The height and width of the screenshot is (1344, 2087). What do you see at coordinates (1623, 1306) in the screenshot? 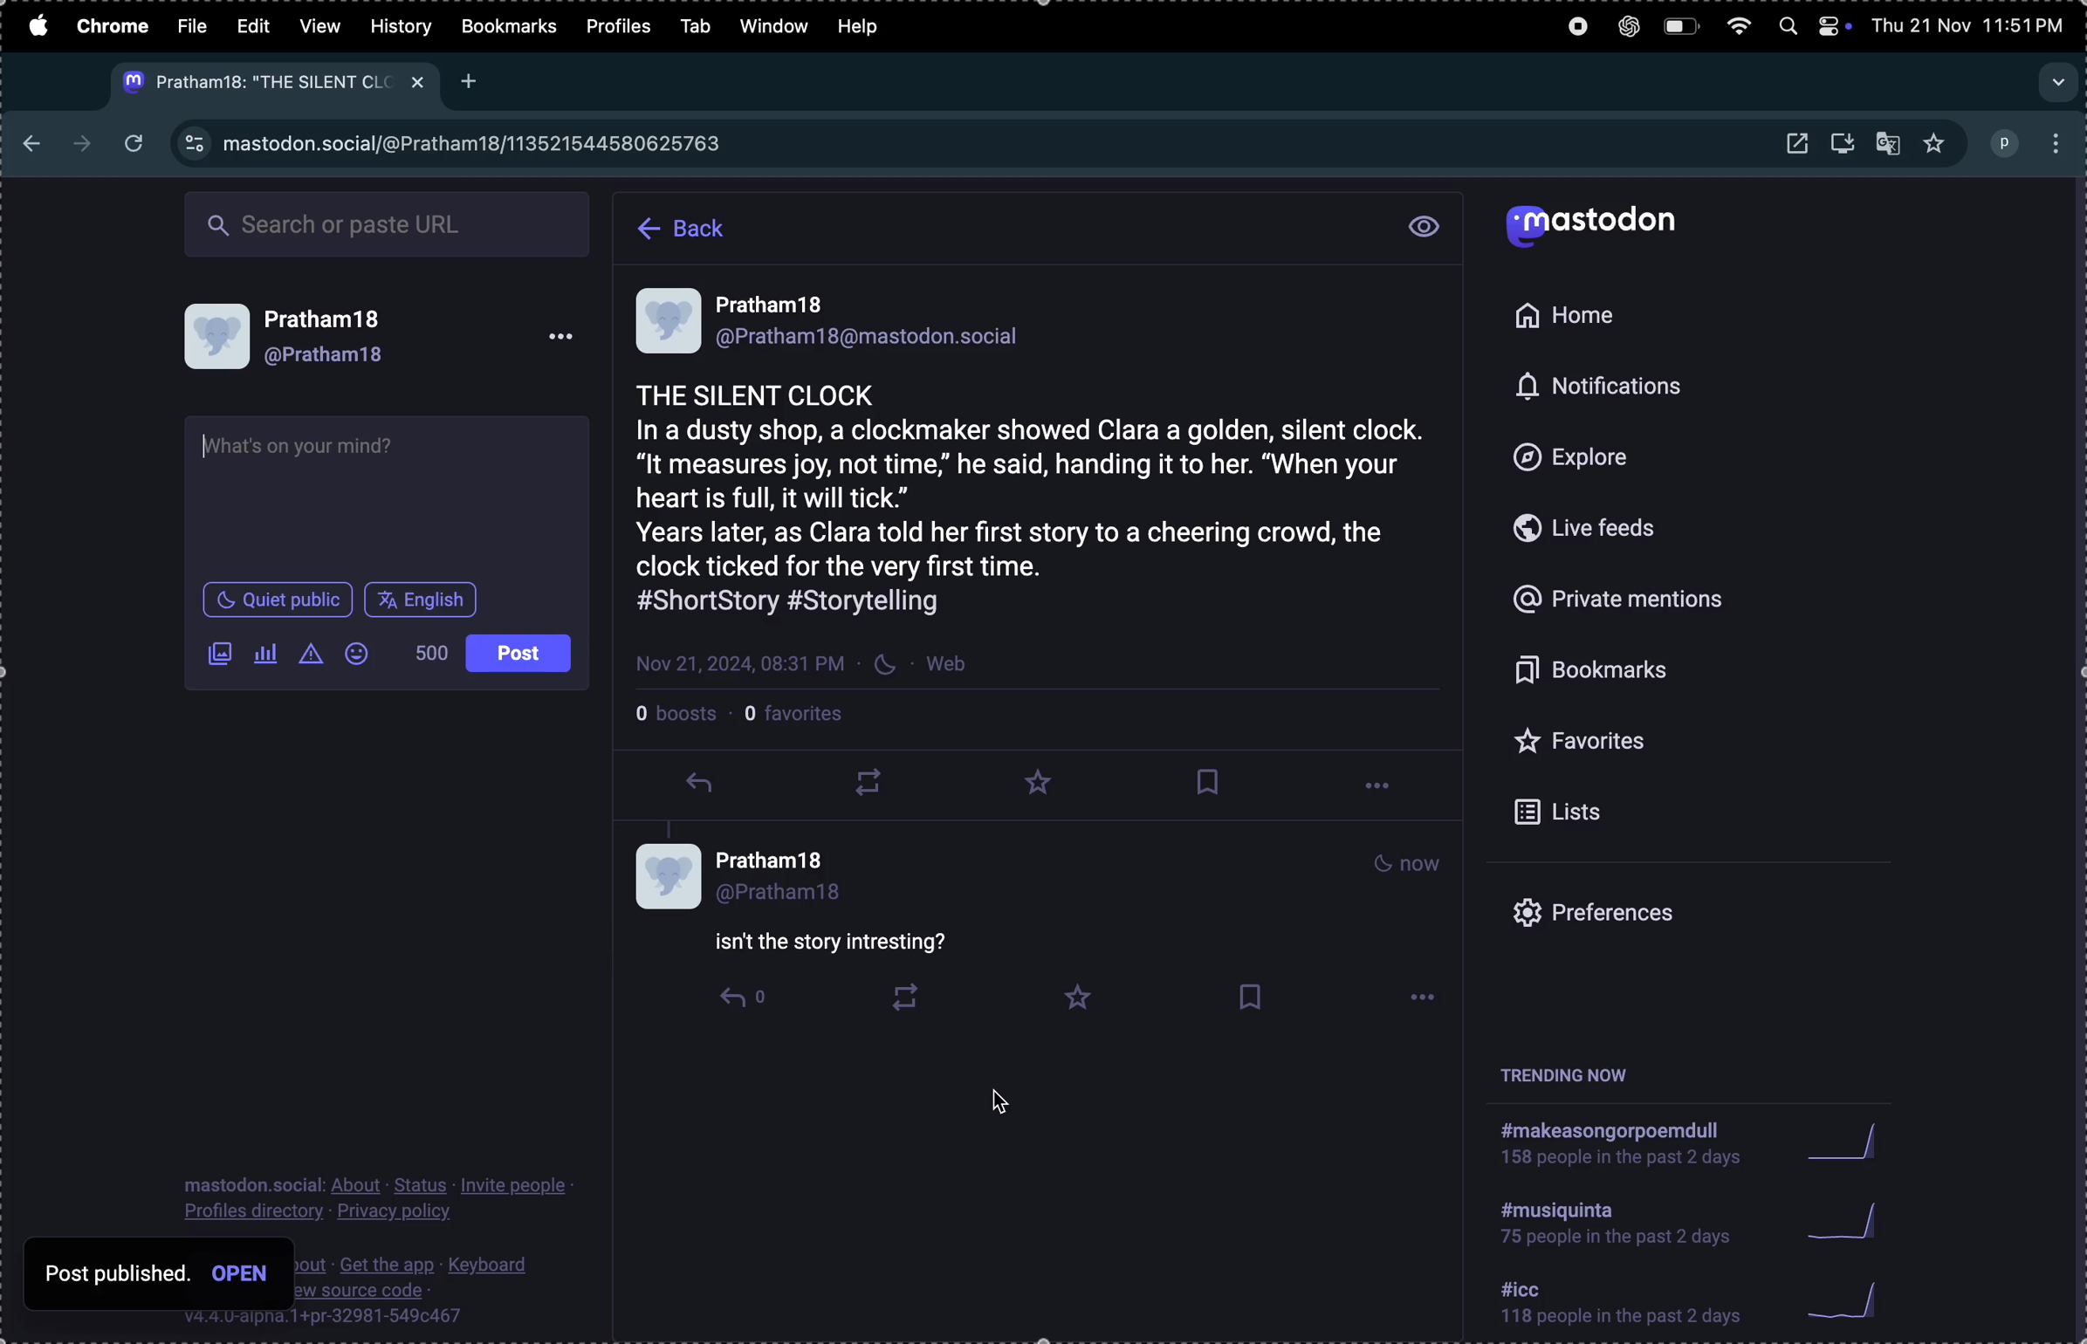
I see `icc` at bounding box center [1623, 1306].